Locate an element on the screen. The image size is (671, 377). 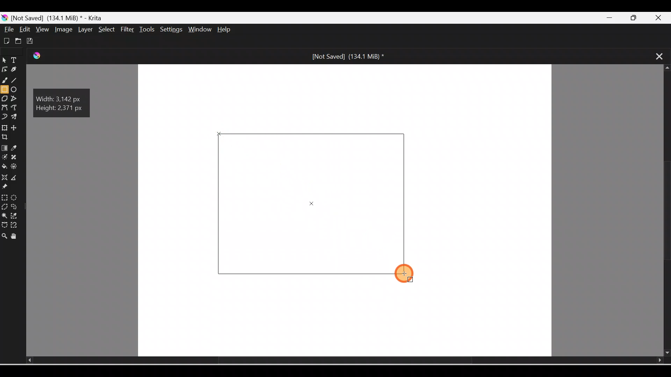
Save is located at coordinates (31, 40).